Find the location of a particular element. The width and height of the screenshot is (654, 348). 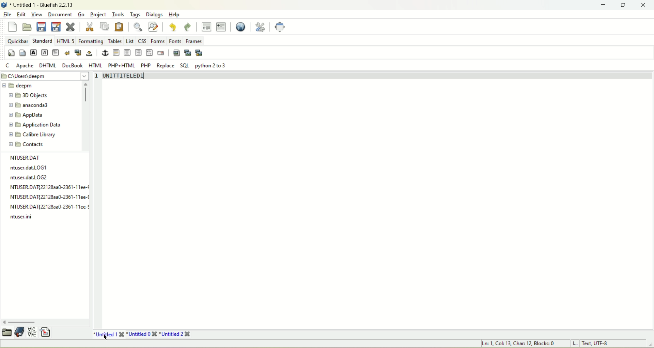

horizontal rule is located at coordinates (116, 52).